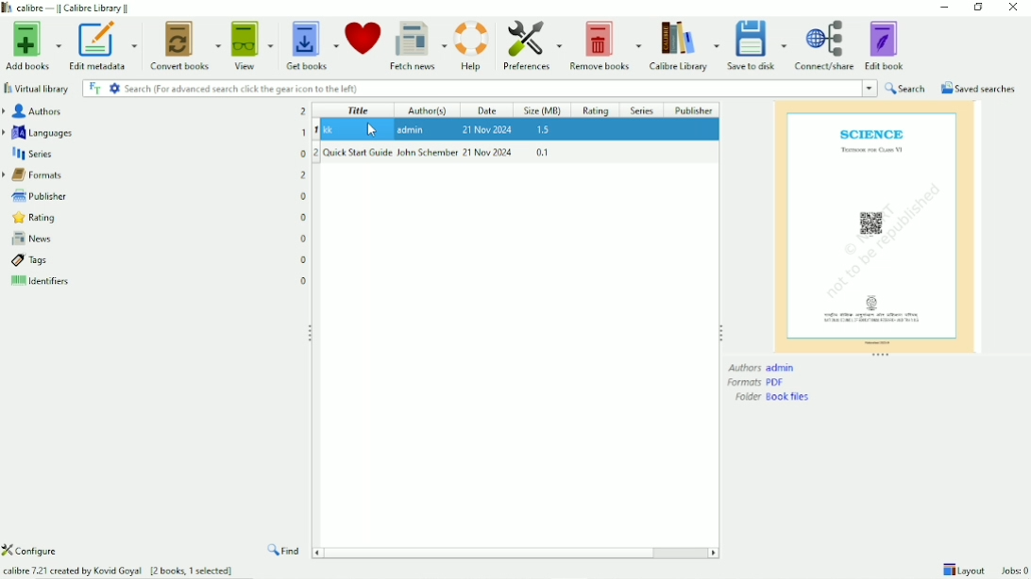 The height and width of the screenshot is (579, 1031). Describe the element at coordinates (363, 42) in the screenshot. I see `Donate` at that location.